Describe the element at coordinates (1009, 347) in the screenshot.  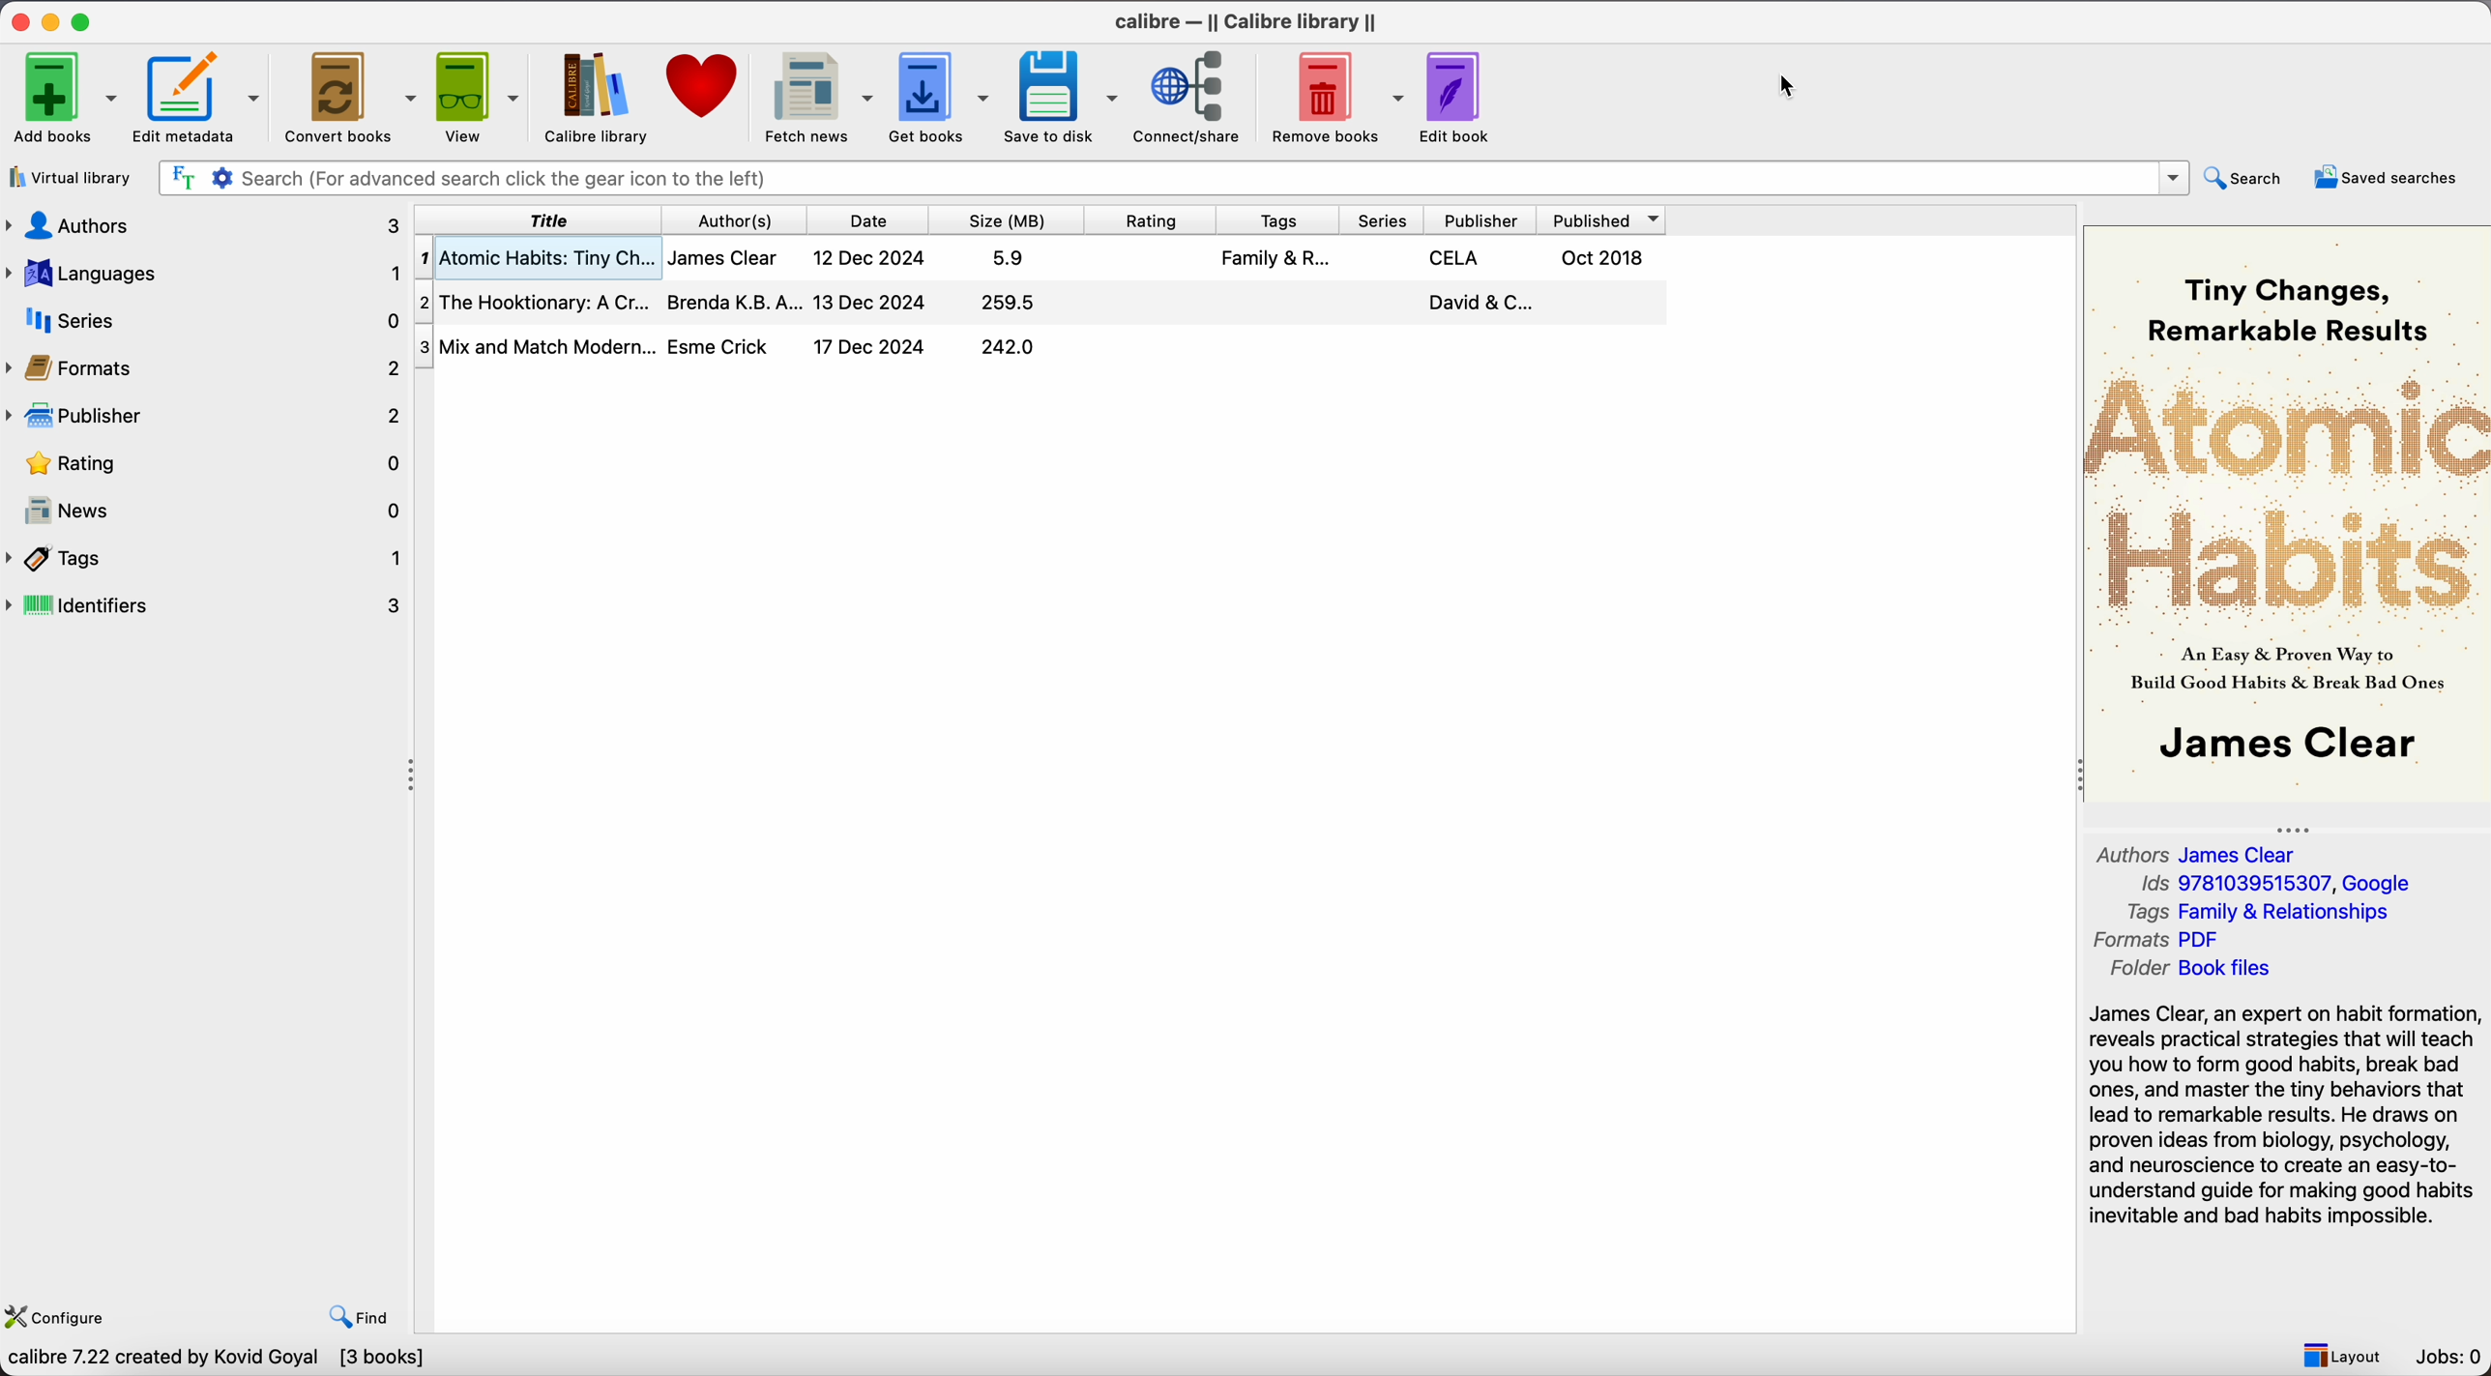
I see `242.0` at that location.